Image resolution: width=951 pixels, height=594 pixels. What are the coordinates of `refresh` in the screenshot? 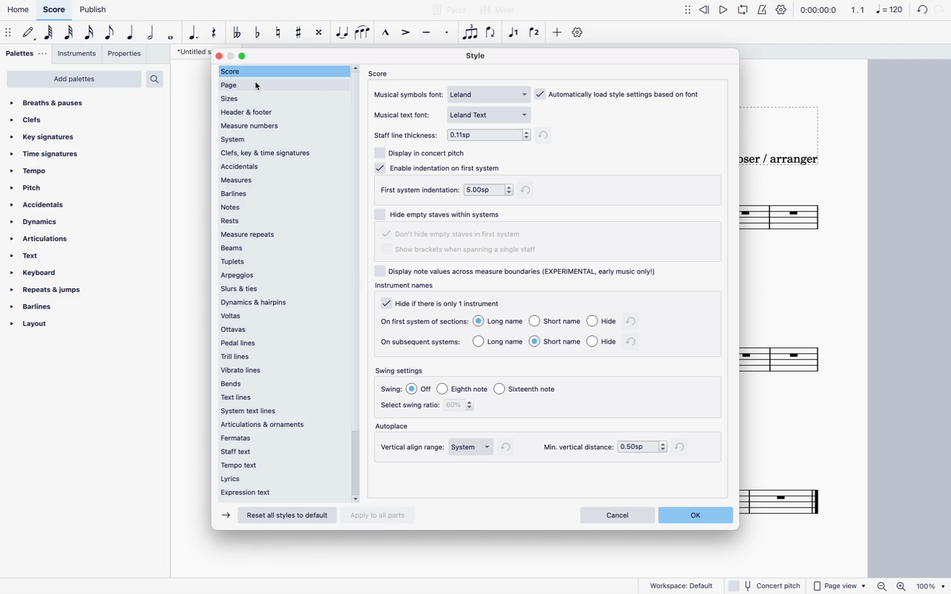 It's located at (550, 135).